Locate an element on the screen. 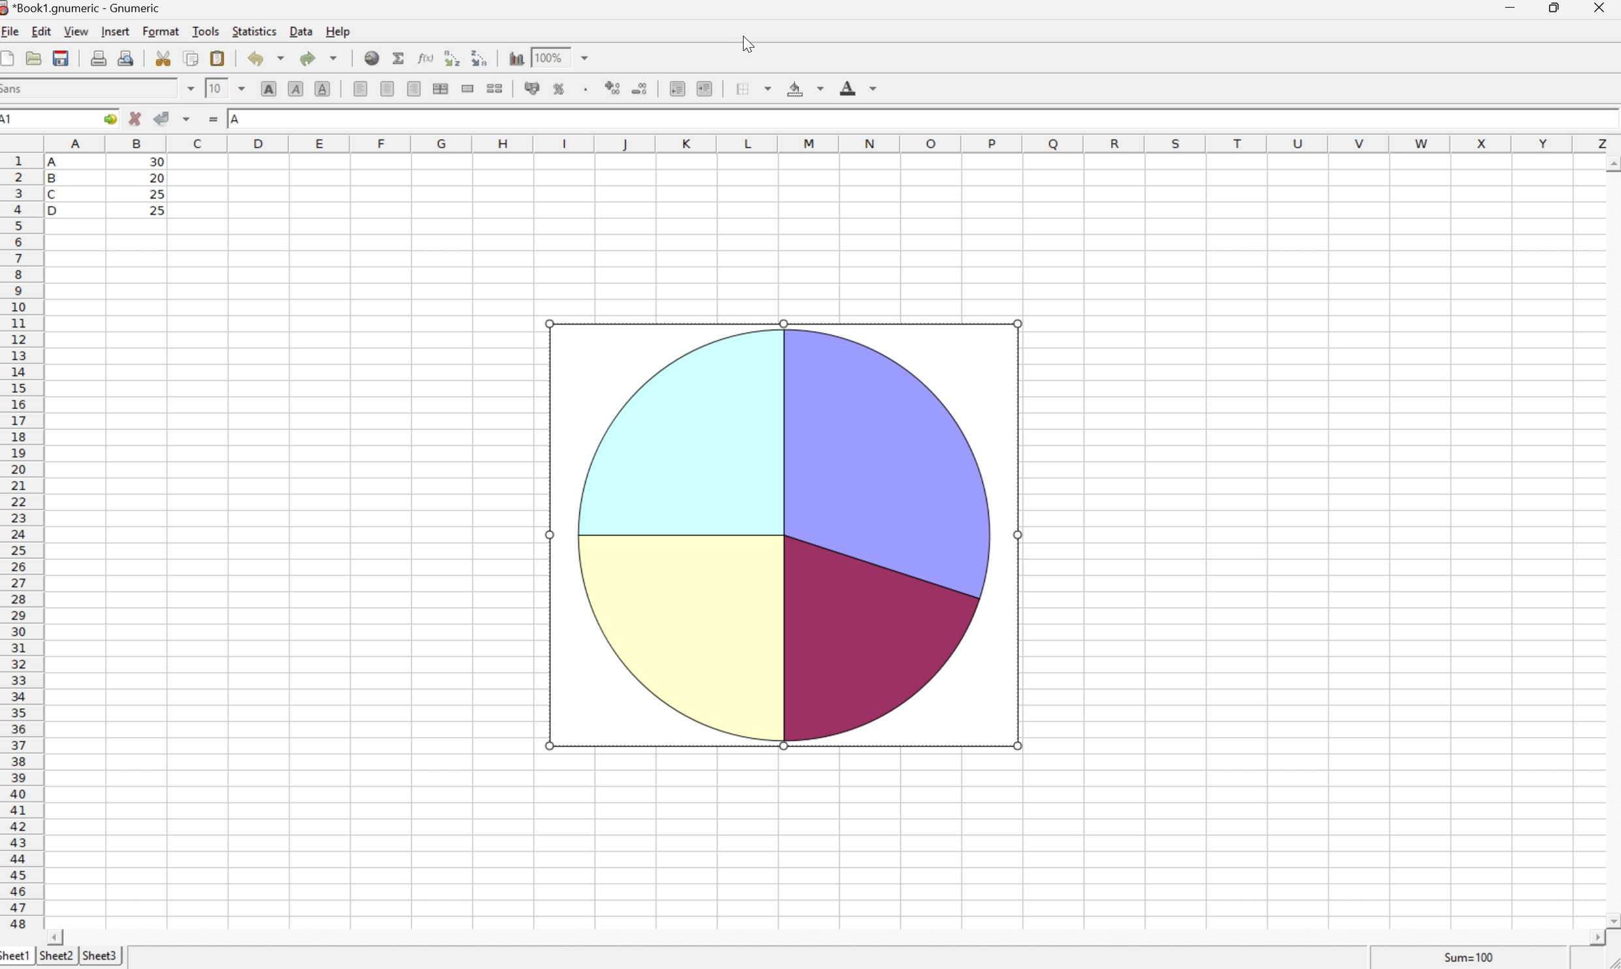 The height and width of the screenshot is (969, 1621). Undo is located at coordinates (266, 58).